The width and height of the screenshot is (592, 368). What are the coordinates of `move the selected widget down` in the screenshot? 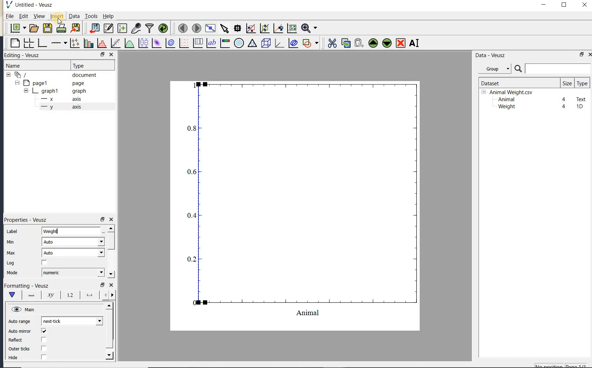 It's located at (387, 43).